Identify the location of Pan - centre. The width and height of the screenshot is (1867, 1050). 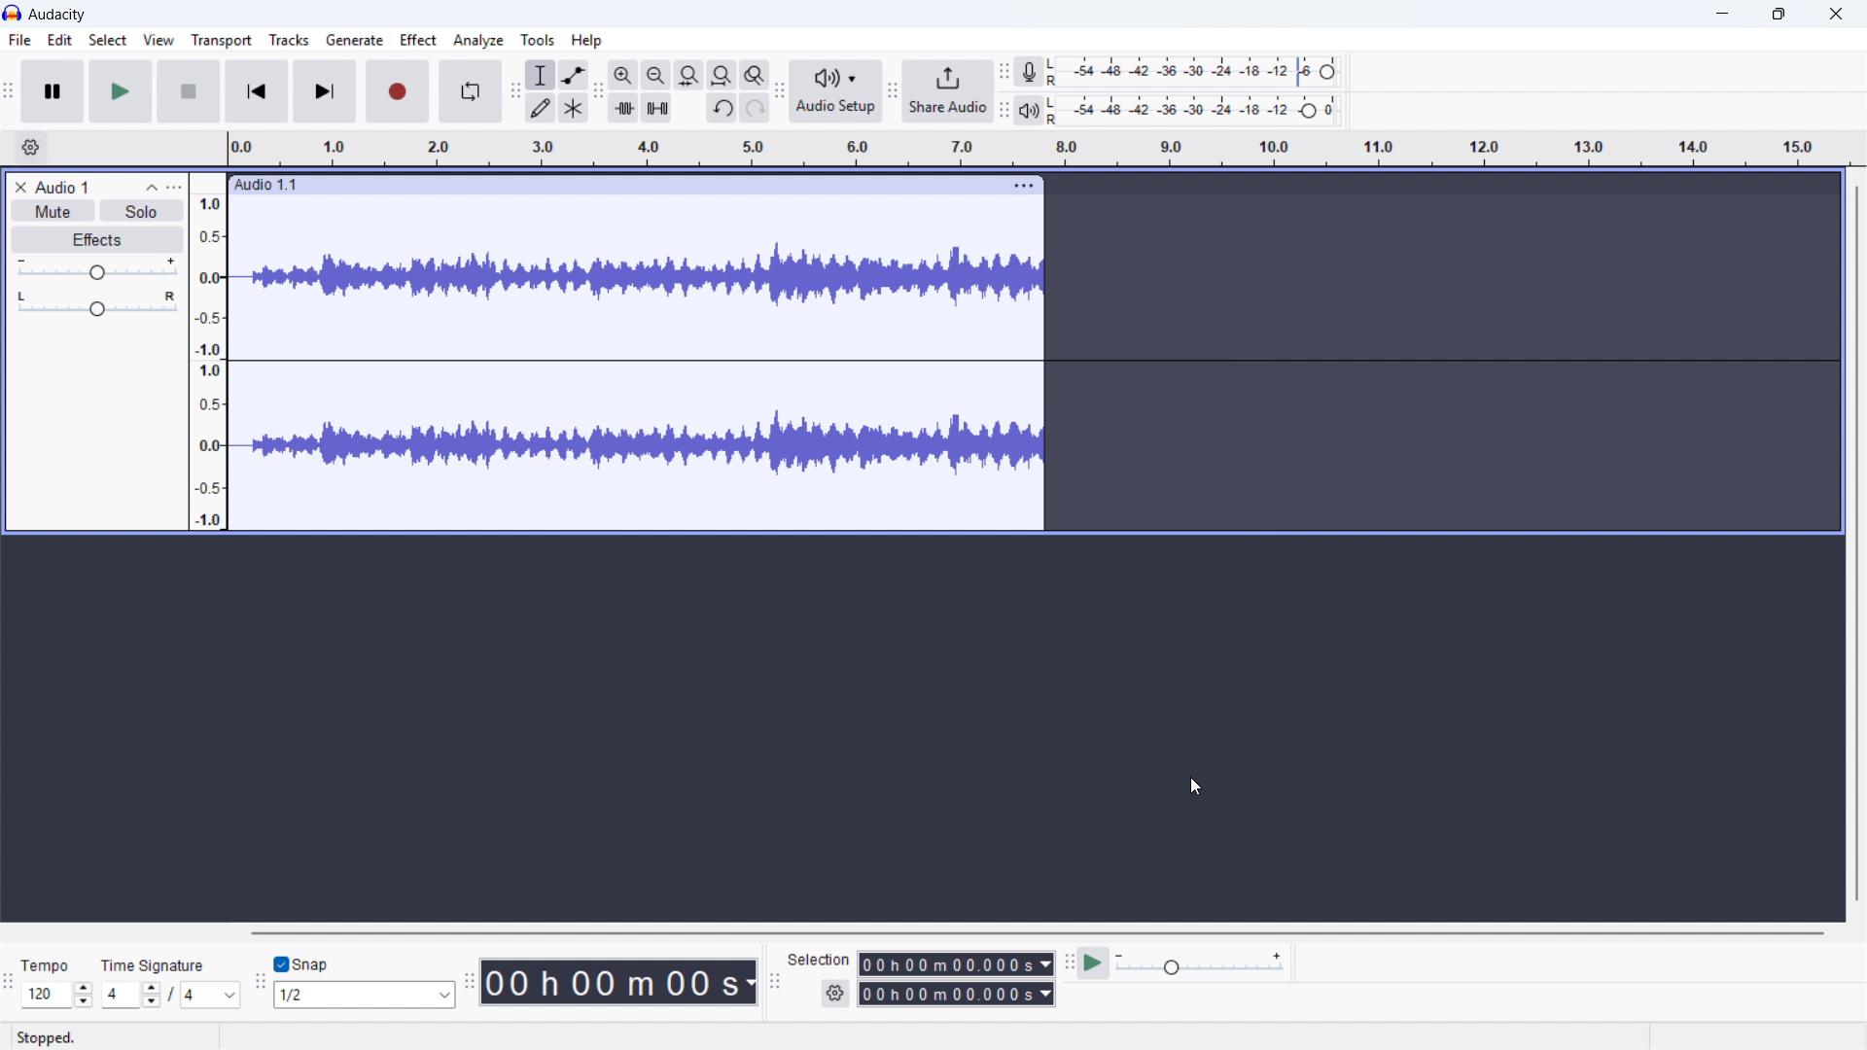
(97, 305).